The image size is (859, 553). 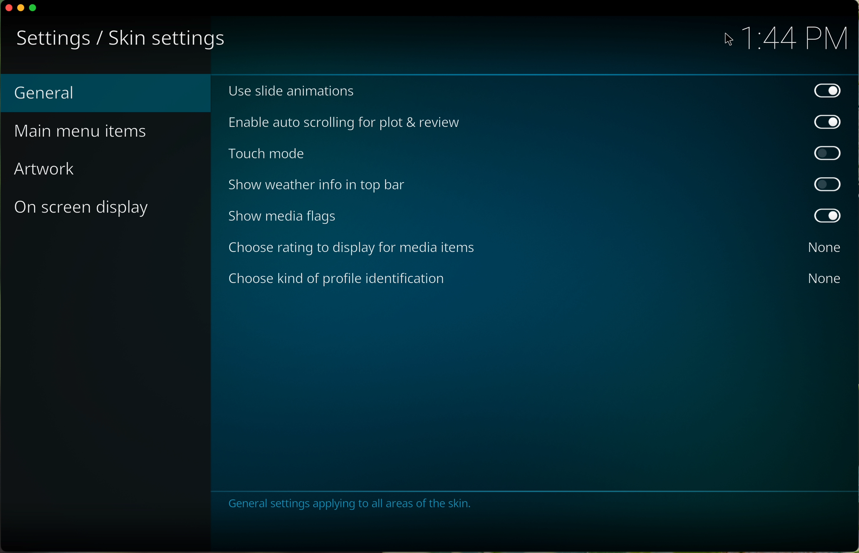 What do you see at coordinates (727, 41) in the screenshot?
I see `pointer` at bounding box center [727, 41].